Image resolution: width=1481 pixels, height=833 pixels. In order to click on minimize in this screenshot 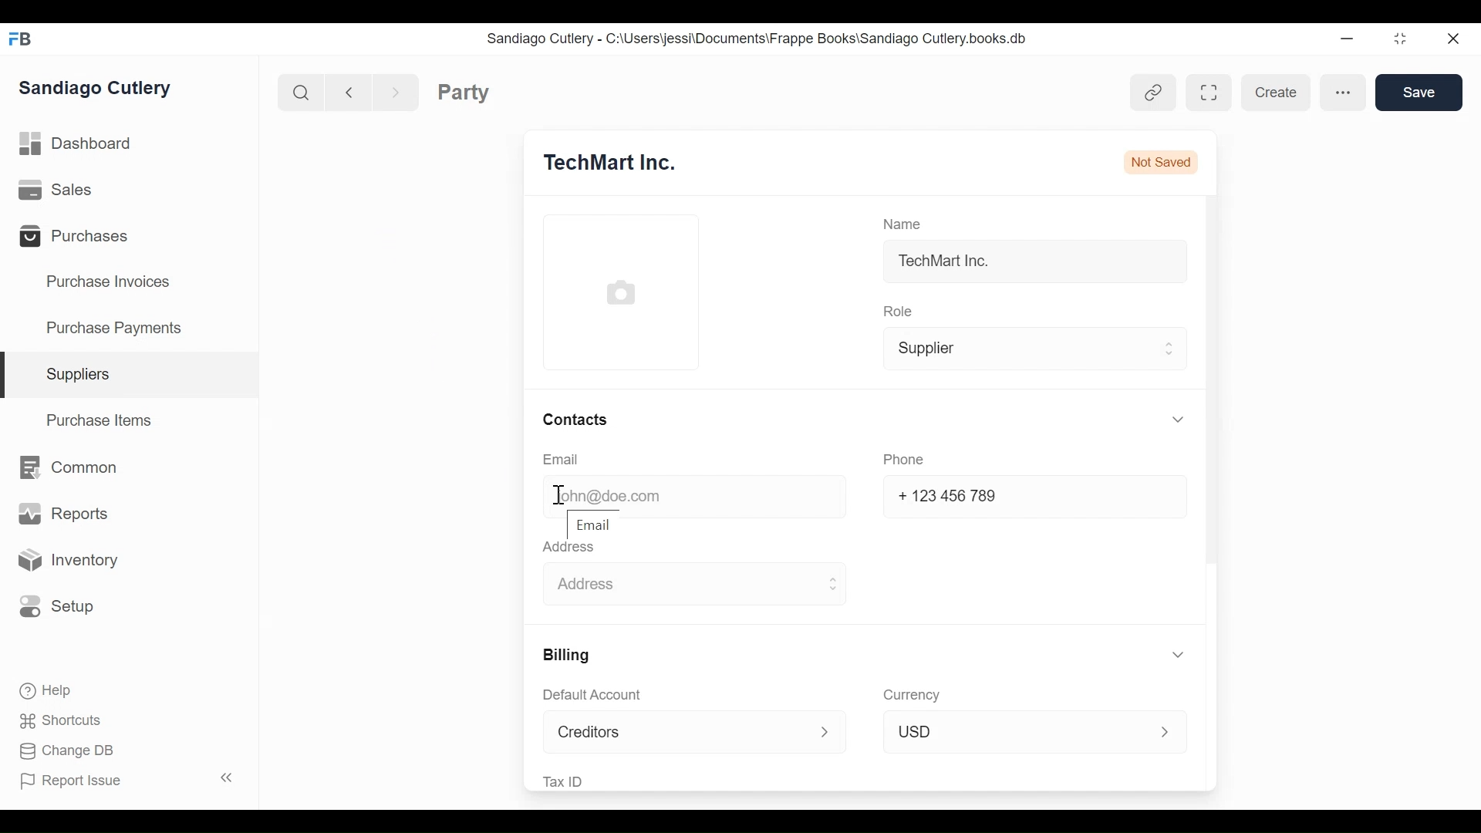, I will do `click(1348, 39)`.